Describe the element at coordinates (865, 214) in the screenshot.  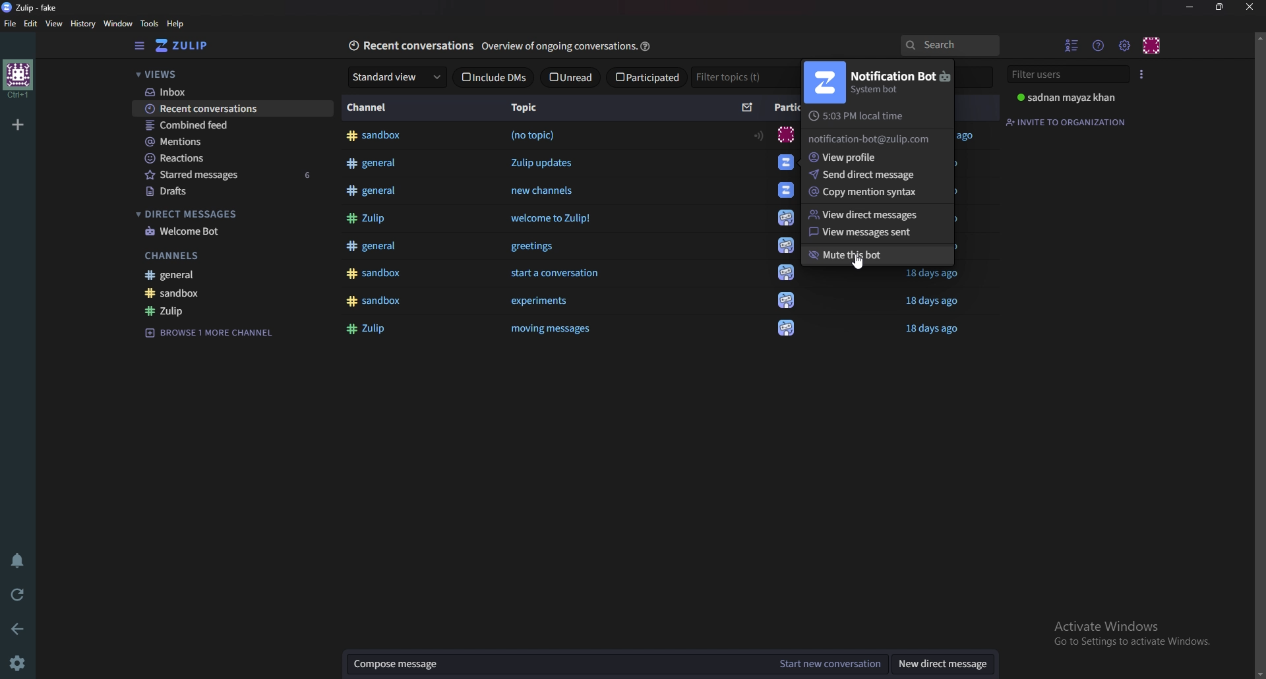
I see `view direct messages` at that location.